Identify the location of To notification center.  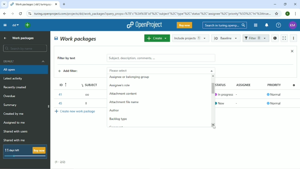
(266, 26).